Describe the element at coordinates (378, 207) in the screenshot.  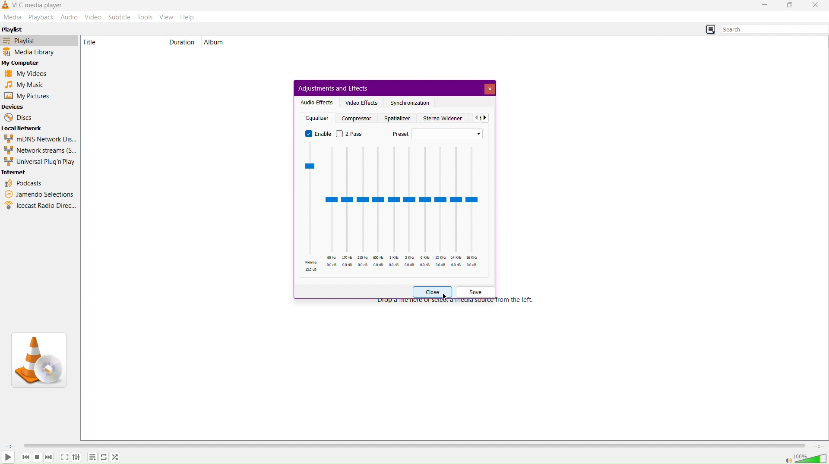
I see `600 Hz` at that location.